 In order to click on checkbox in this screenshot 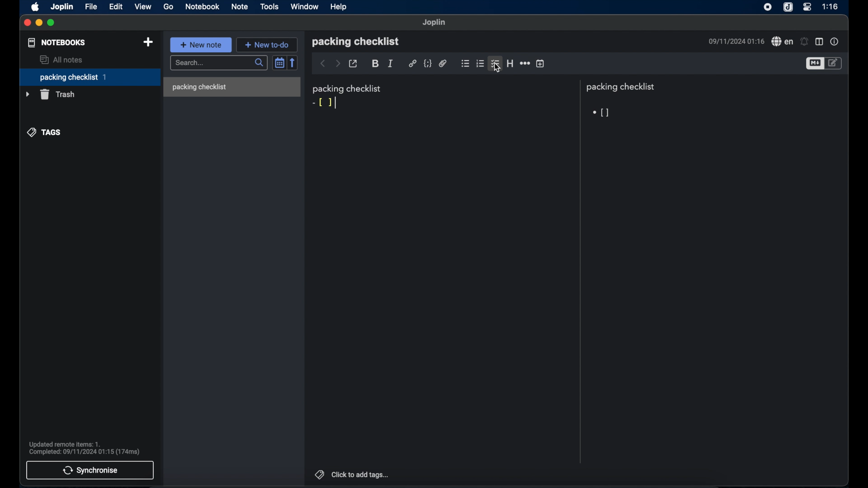, I will do `click(599, 113)`.